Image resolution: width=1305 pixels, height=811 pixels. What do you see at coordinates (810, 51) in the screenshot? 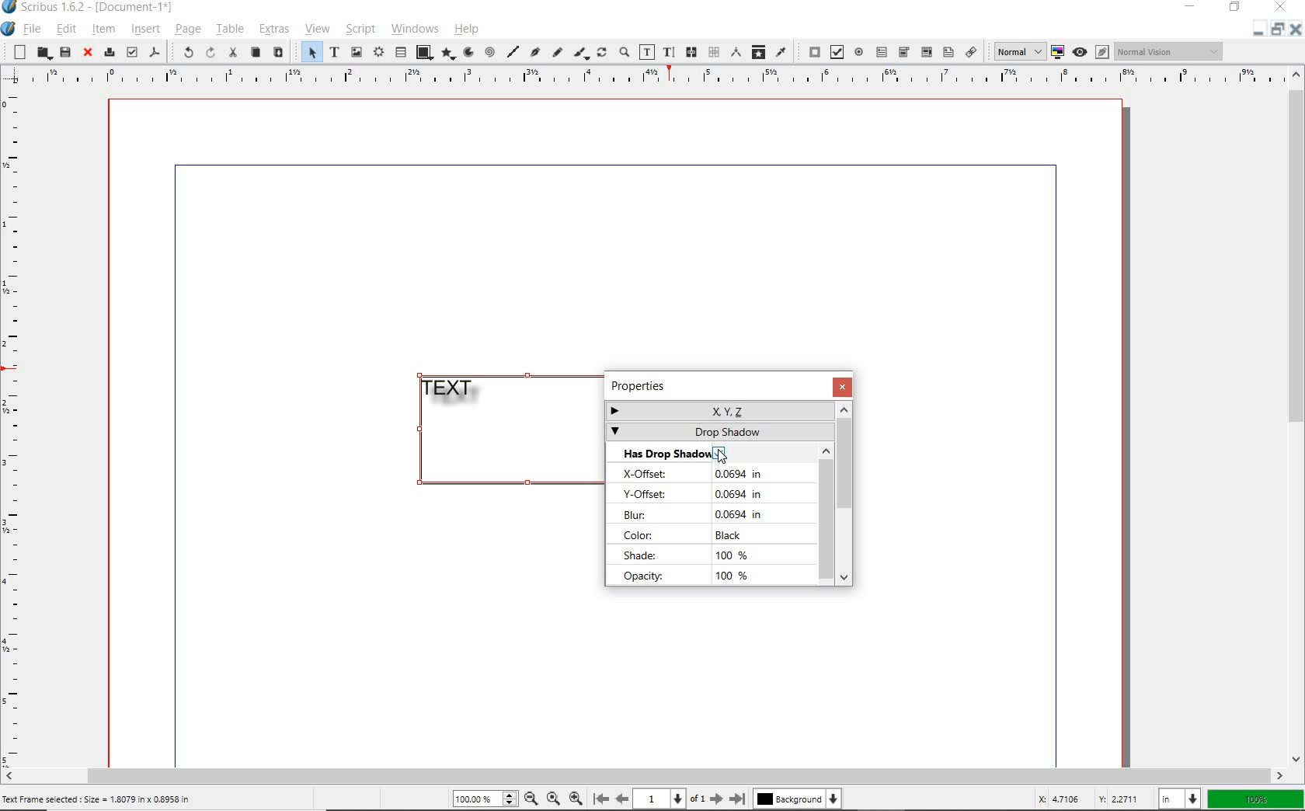
I see `pdf push button` at bounding box center [810, 51].